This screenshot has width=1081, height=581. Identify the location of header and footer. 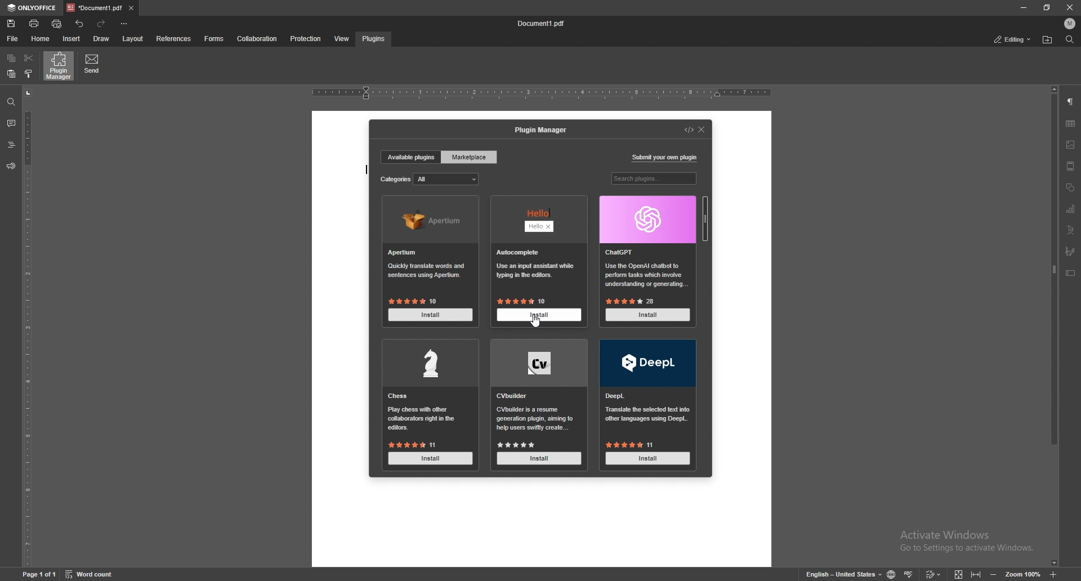
(1071, 166).